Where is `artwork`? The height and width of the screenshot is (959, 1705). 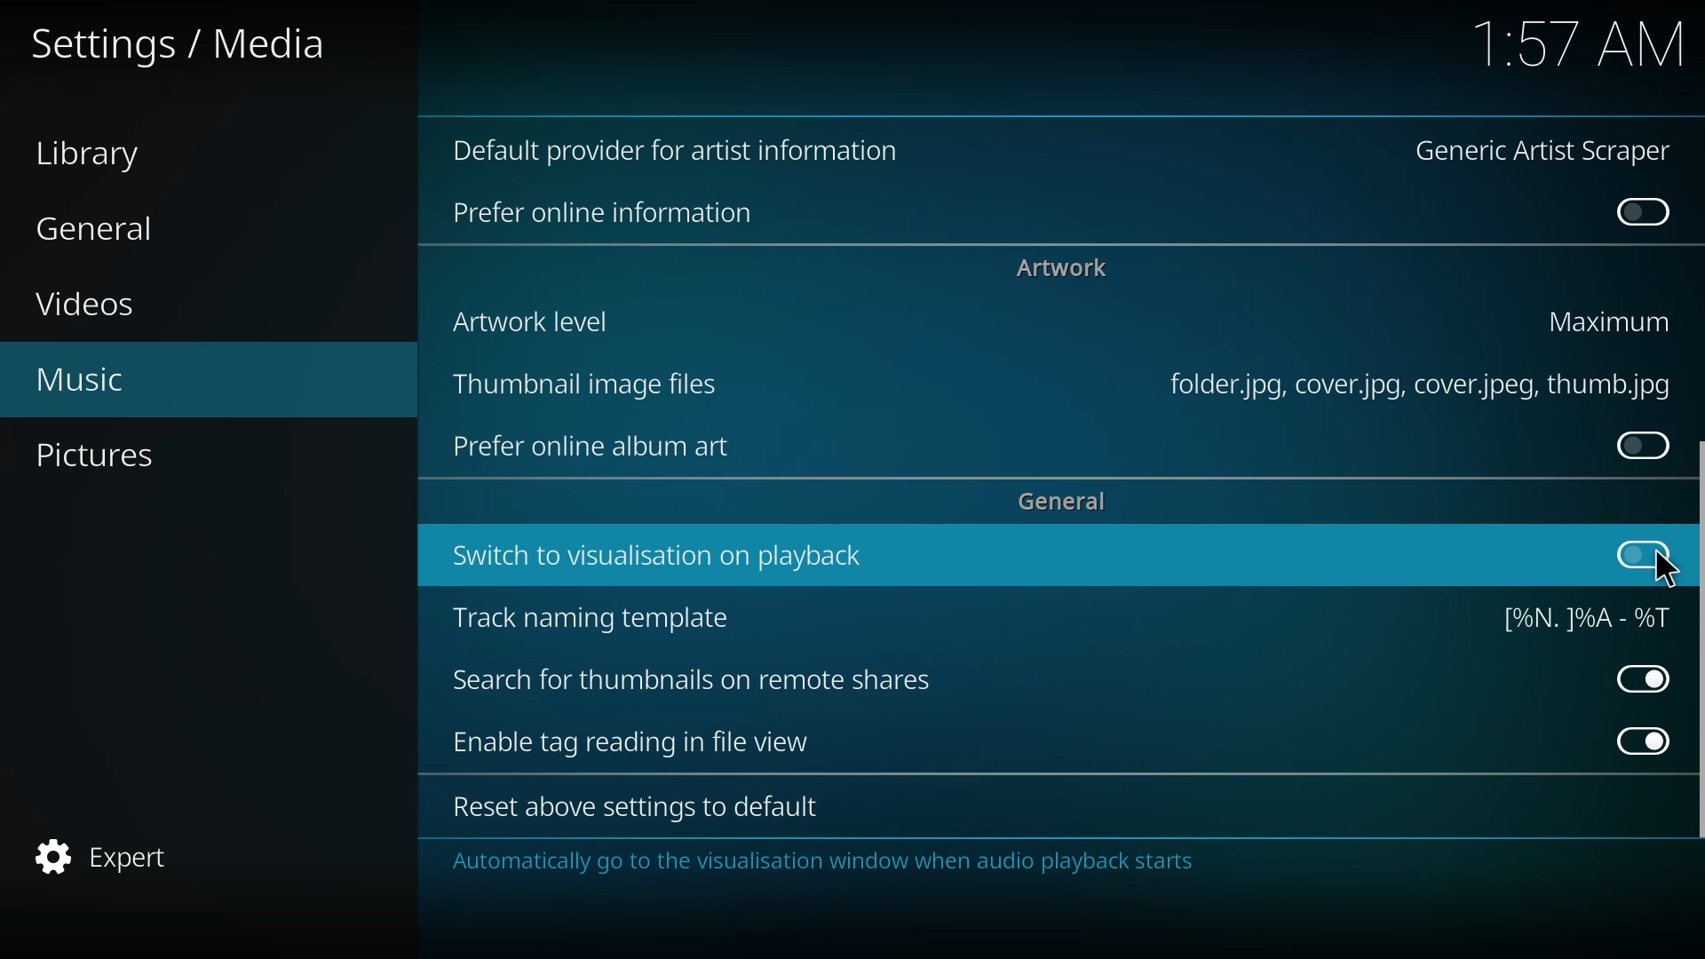
artwork is located at coordinates (1060, 268).